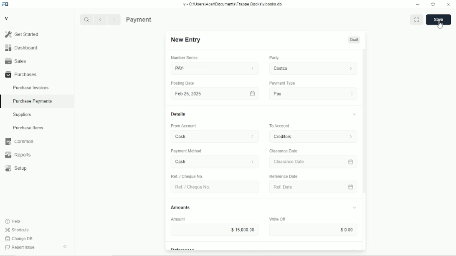 The image size is (456, 256). Describe the element at coordinates (274, 58) in the screenshot. I see `Party` at that location.